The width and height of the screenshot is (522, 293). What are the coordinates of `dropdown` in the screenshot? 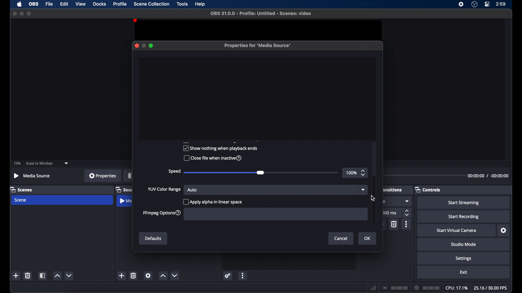 It's located at (364, 190).